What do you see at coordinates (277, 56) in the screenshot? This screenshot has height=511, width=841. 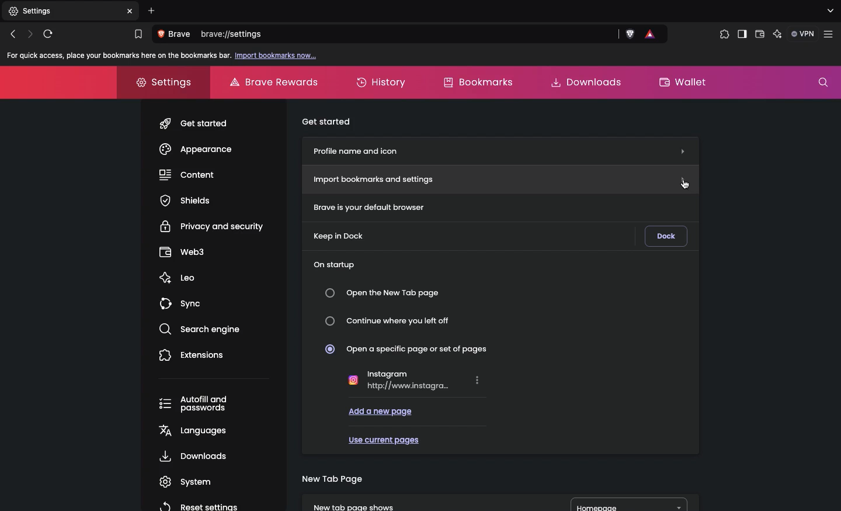 I see `Import bookmarks now` at bounding box center [277, 56].